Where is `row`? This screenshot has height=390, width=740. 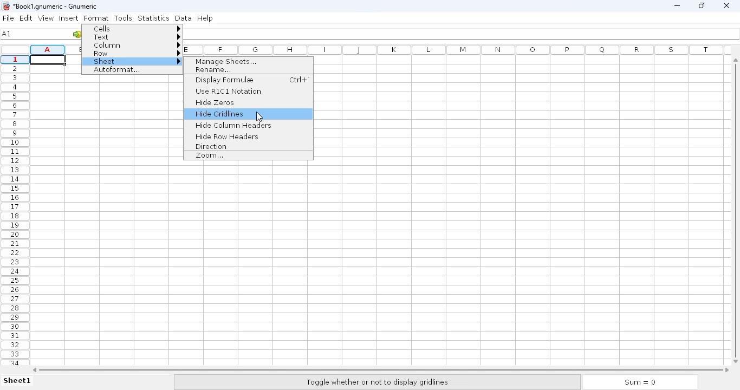 row is located at coordinates (134, 54).